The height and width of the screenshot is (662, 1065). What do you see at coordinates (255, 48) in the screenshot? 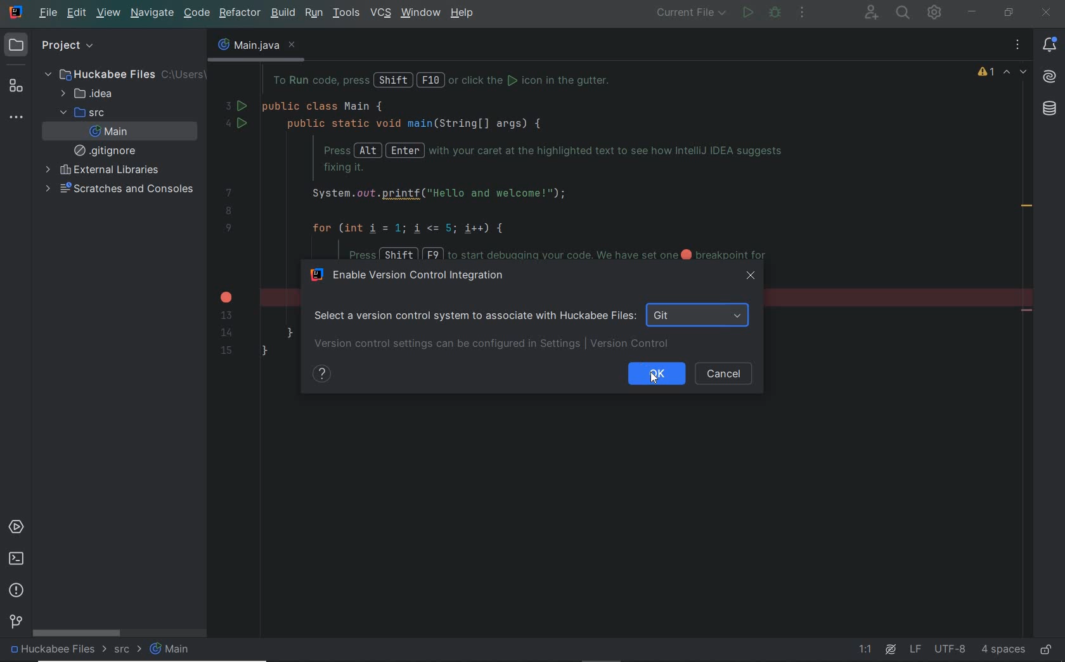
I see `main.java` at bounding box center [255, 48].